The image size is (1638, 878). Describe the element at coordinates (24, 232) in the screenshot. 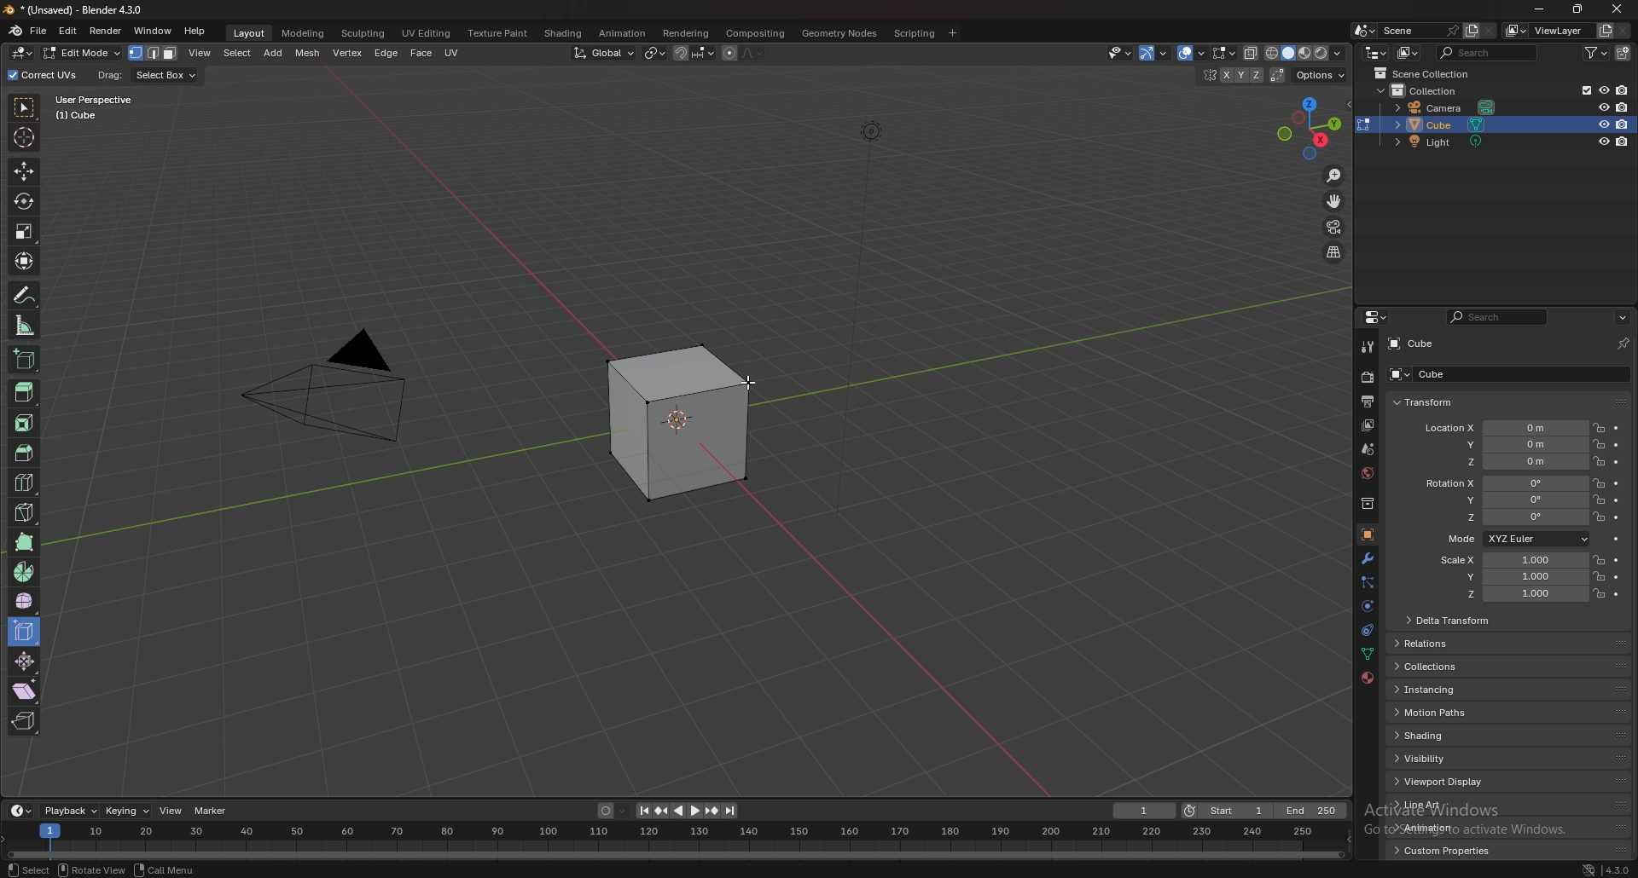

I see `scale` at that location.